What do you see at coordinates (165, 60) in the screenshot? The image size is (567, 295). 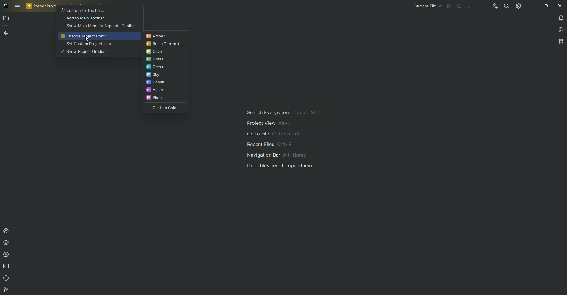 I see `Grass` at bounding box center [165, 60].